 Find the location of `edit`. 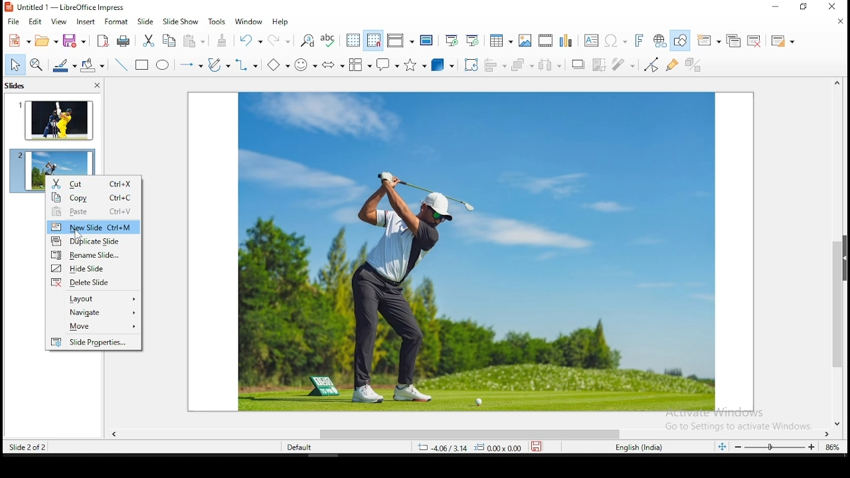

edit is located at coordinates (35, 23).